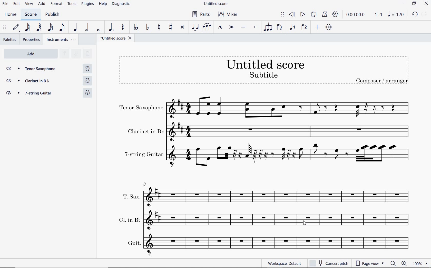 The width and height of the screenshot is (431, 268). Describe the element at coordinates (87, 27) in the screenshot. I see `HALF NOTE` at that location.